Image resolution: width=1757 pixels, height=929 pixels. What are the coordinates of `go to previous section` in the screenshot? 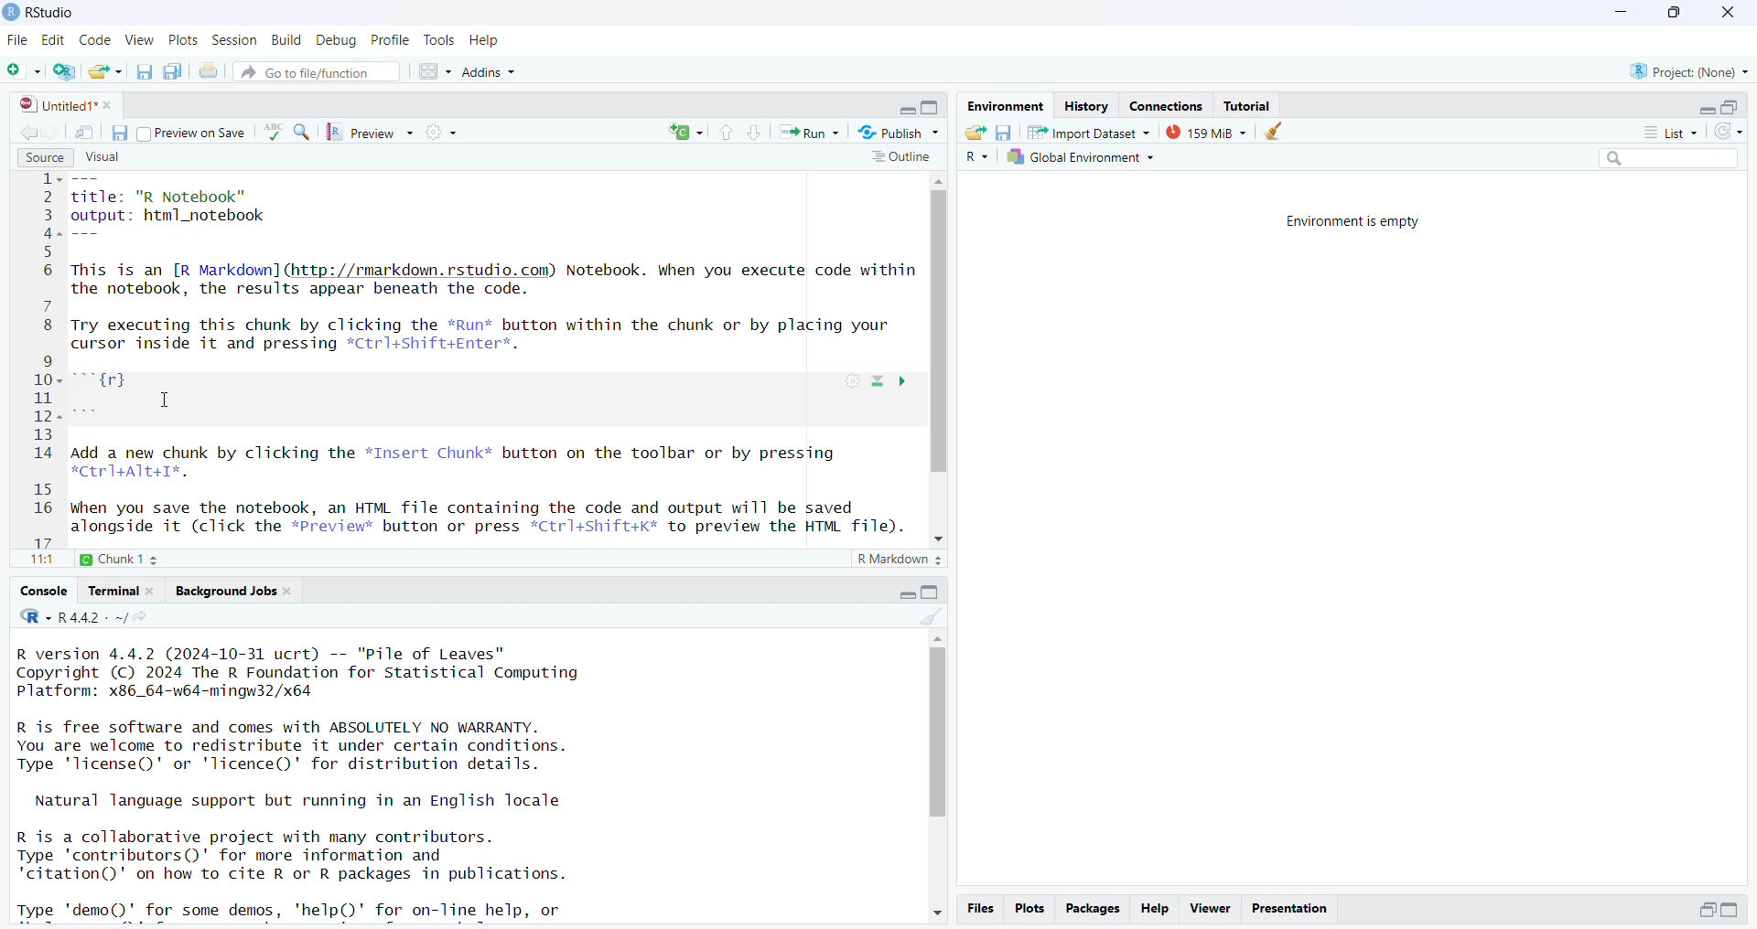 It's located at (726, 133).